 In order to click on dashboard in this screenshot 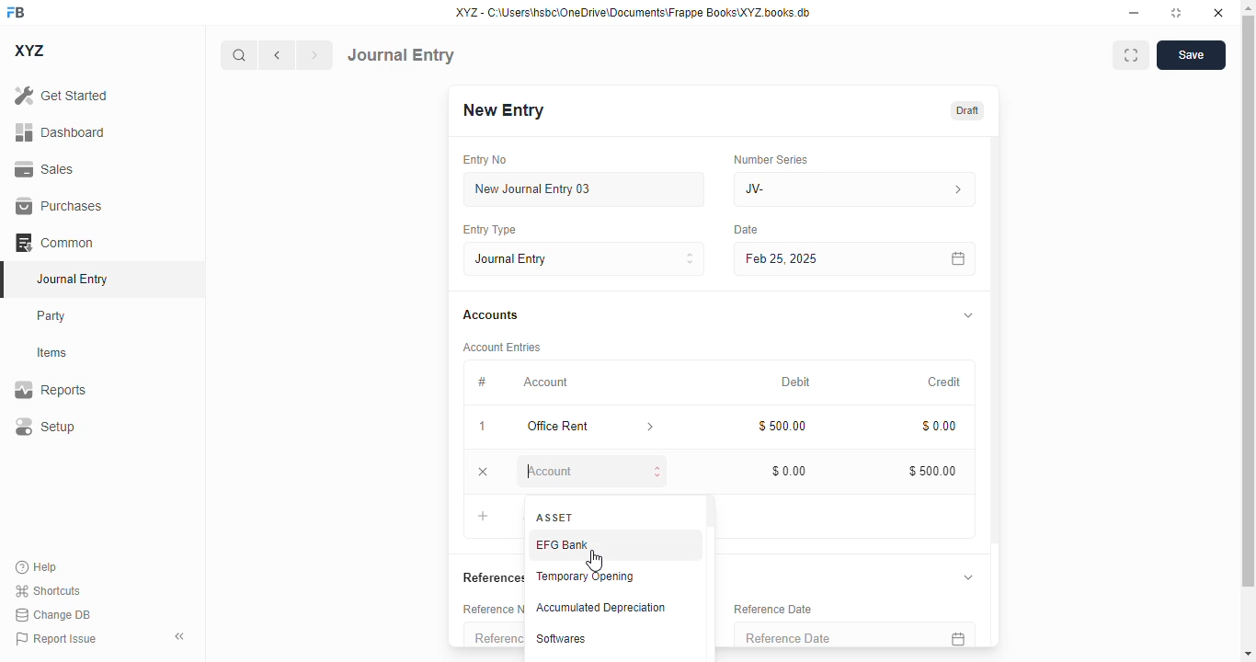, I will do `click(61, 132)`.